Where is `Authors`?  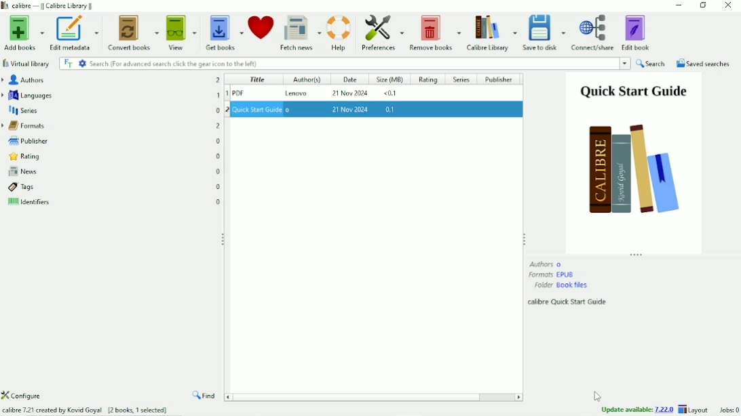
Authors is located at coordinates (110, 79).